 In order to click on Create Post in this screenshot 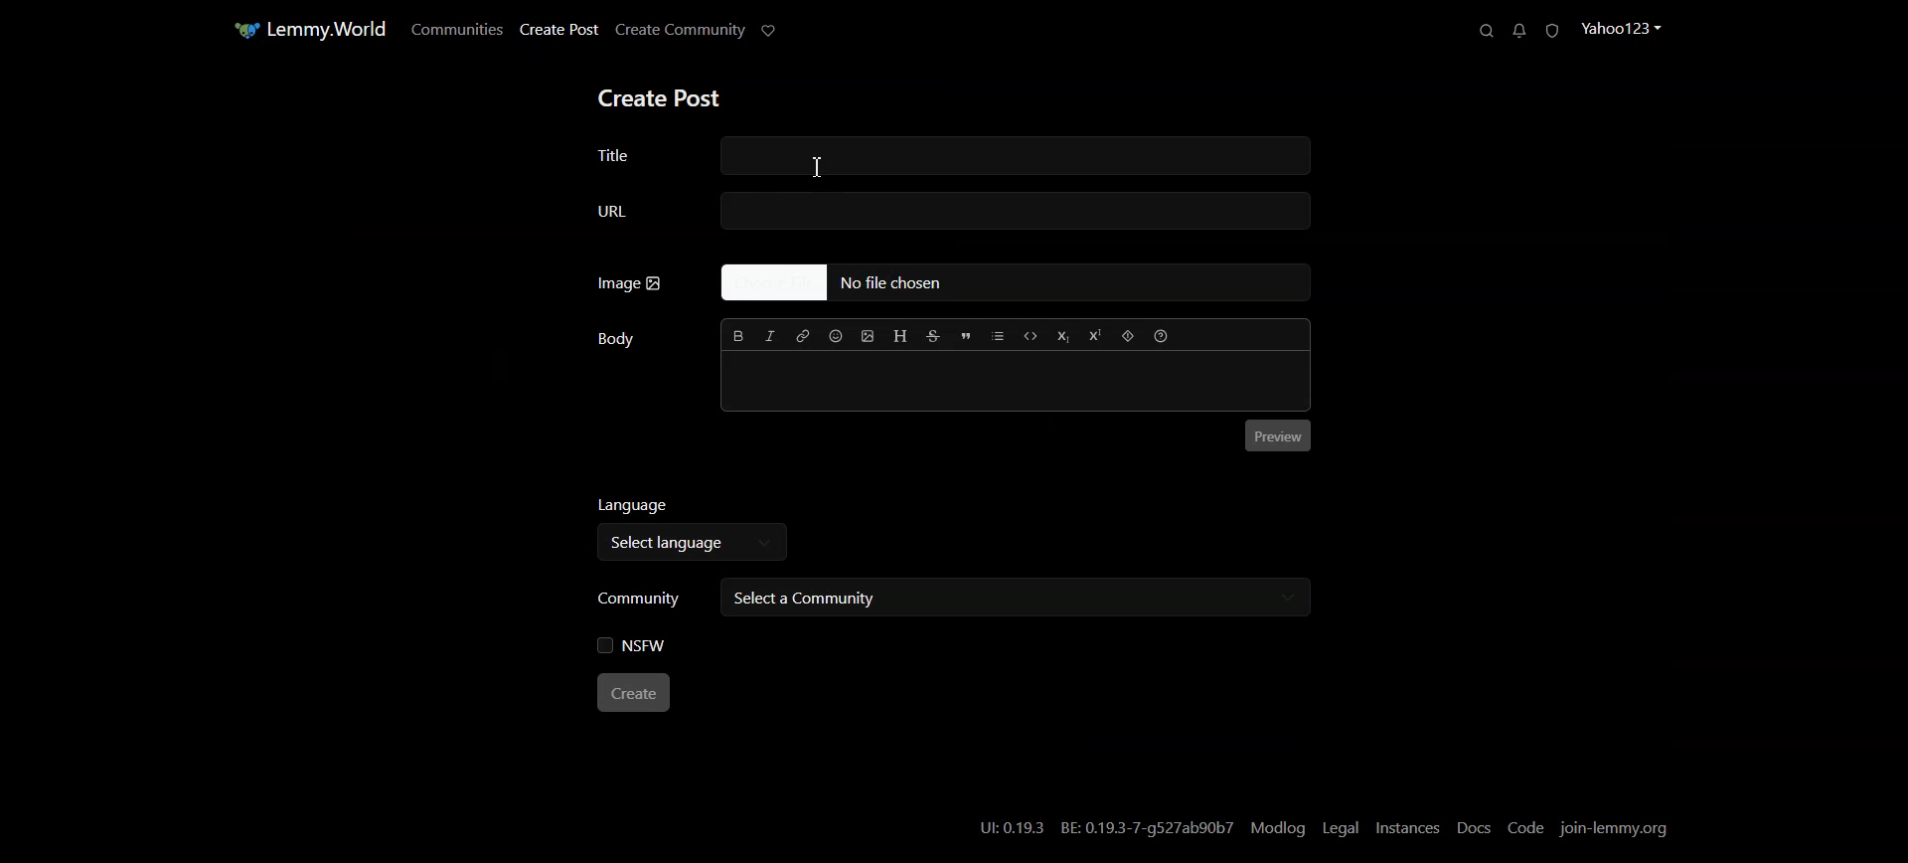, I will do `click(557, 30)`.